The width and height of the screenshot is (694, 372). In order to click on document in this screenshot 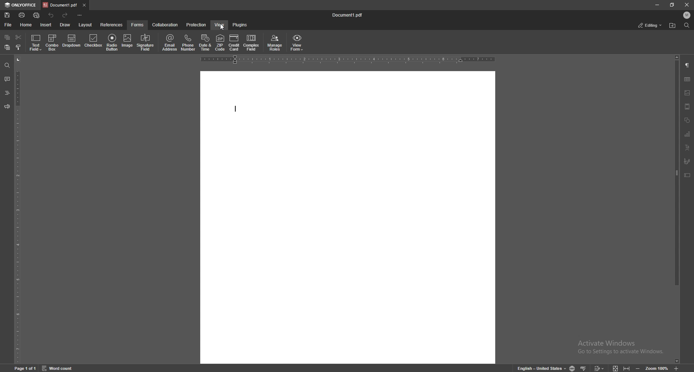, I will do `click(347, 217)`.